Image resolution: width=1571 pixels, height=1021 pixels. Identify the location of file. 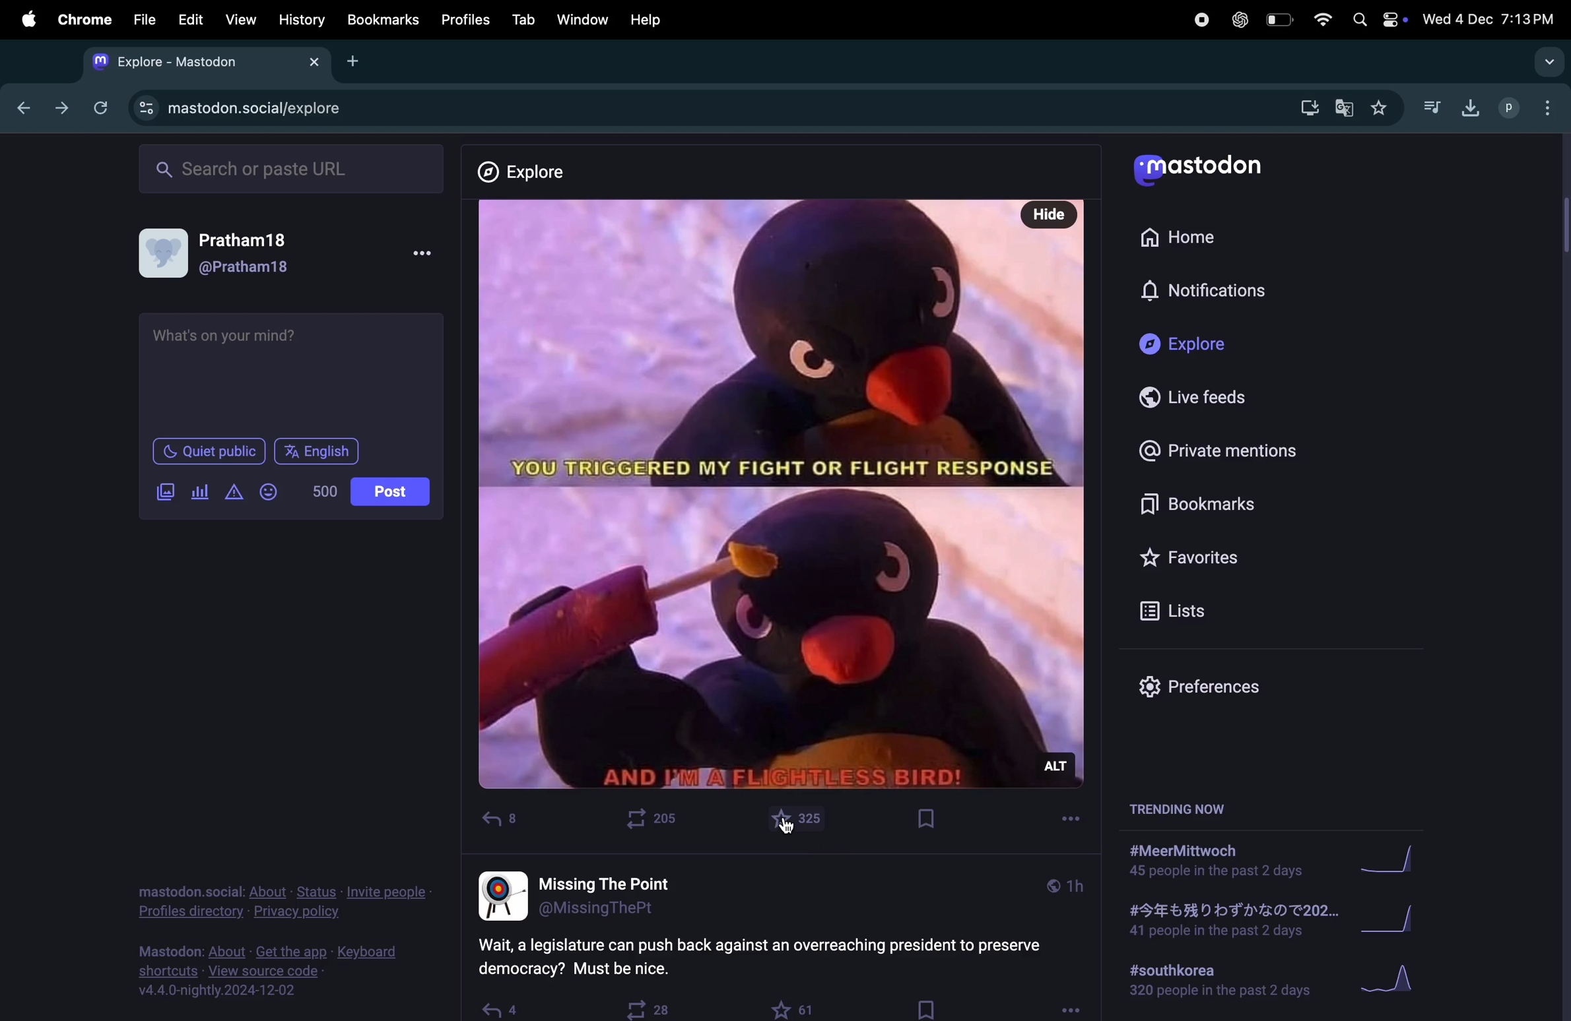
(142, 21).